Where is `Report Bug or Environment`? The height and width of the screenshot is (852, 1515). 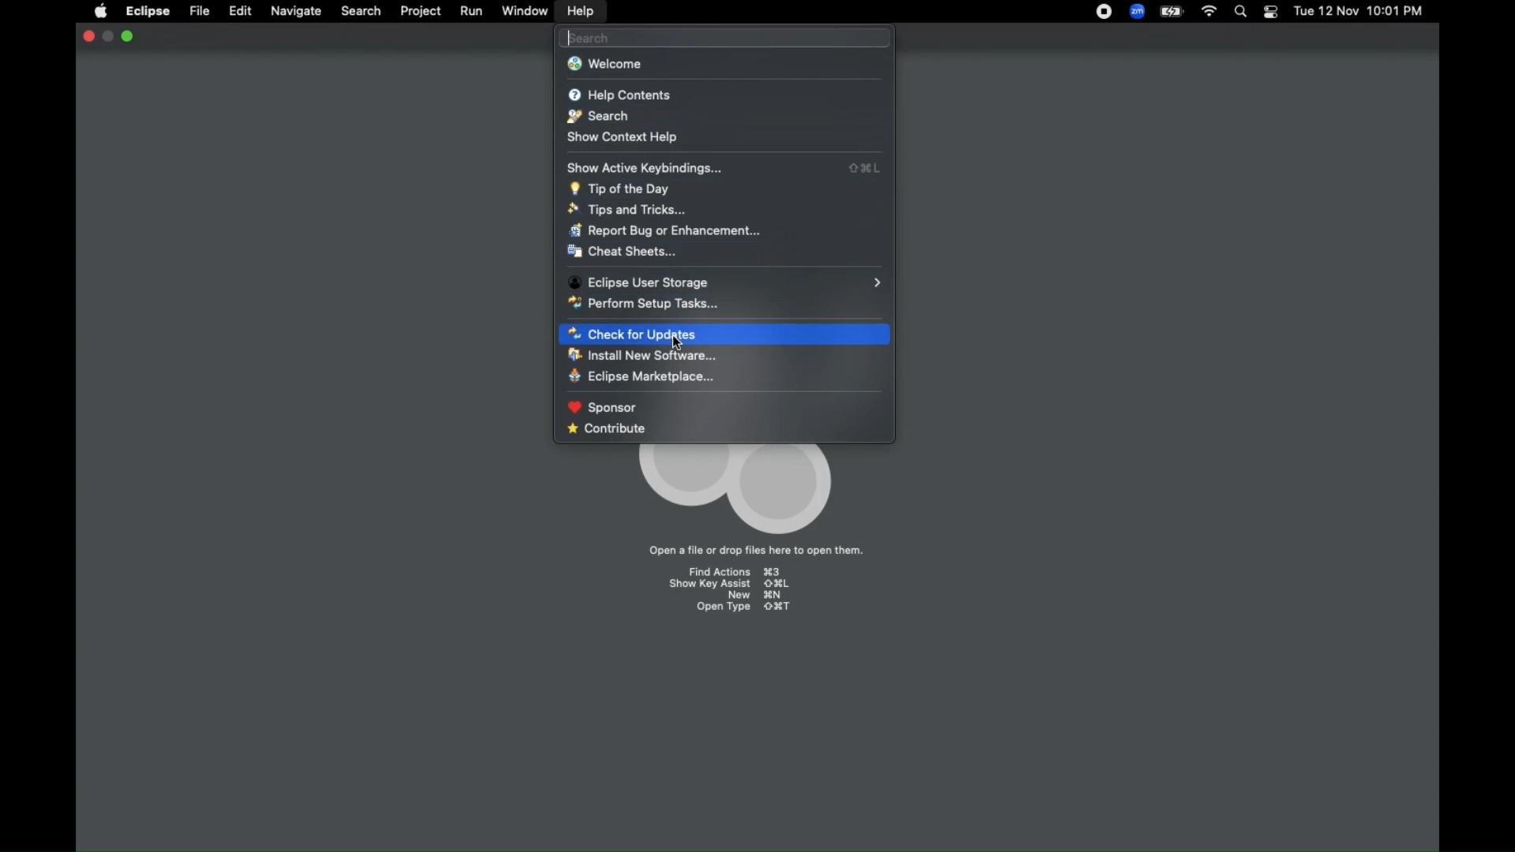 Report Bug or Environment is located at coordinates (727, 230).